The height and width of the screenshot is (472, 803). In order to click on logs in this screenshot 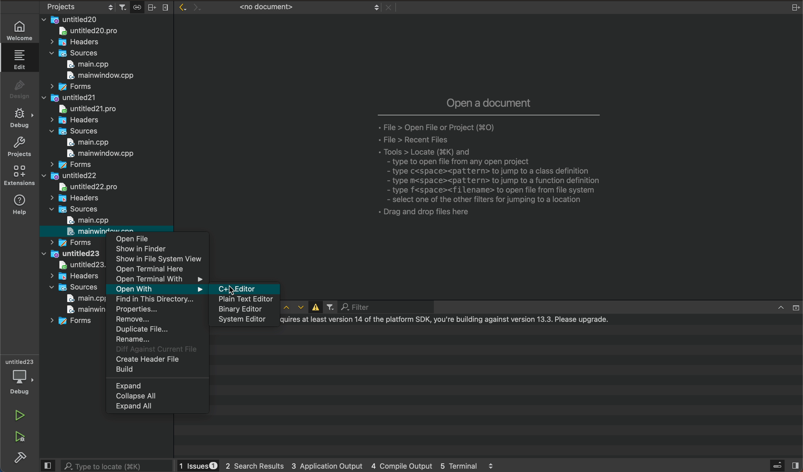, I will do `click(341, 465)`.